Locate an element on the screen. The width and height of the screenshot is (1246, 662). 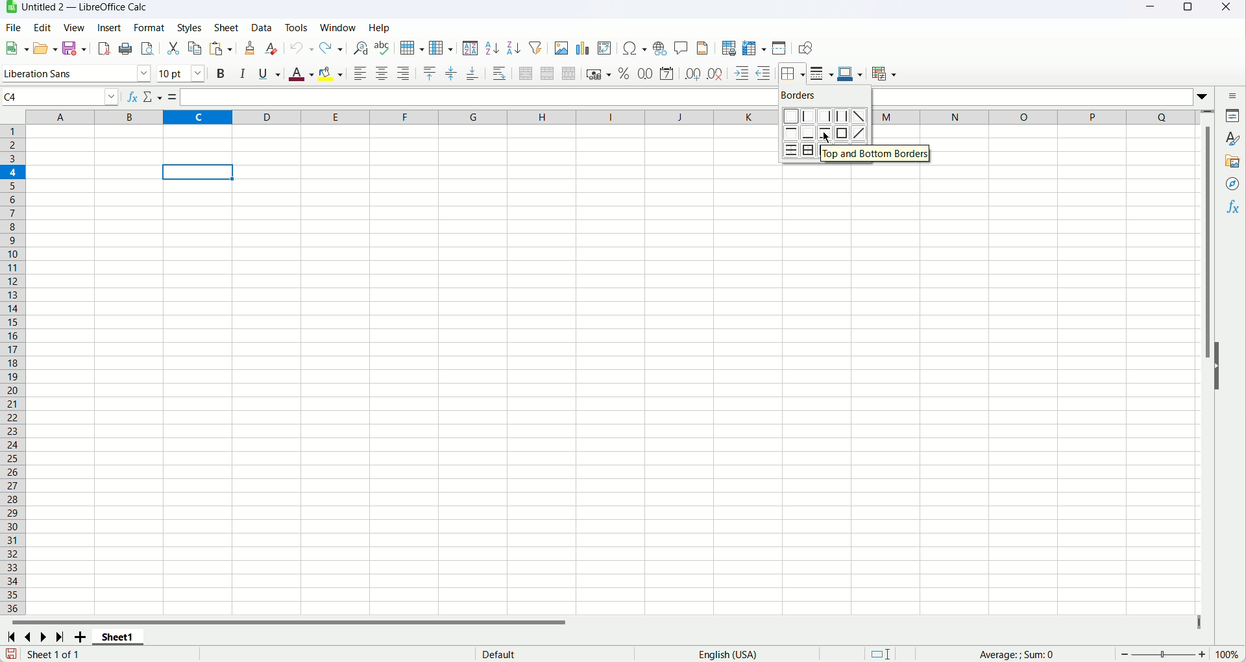
Outer border is located at coordinates (842, 132).